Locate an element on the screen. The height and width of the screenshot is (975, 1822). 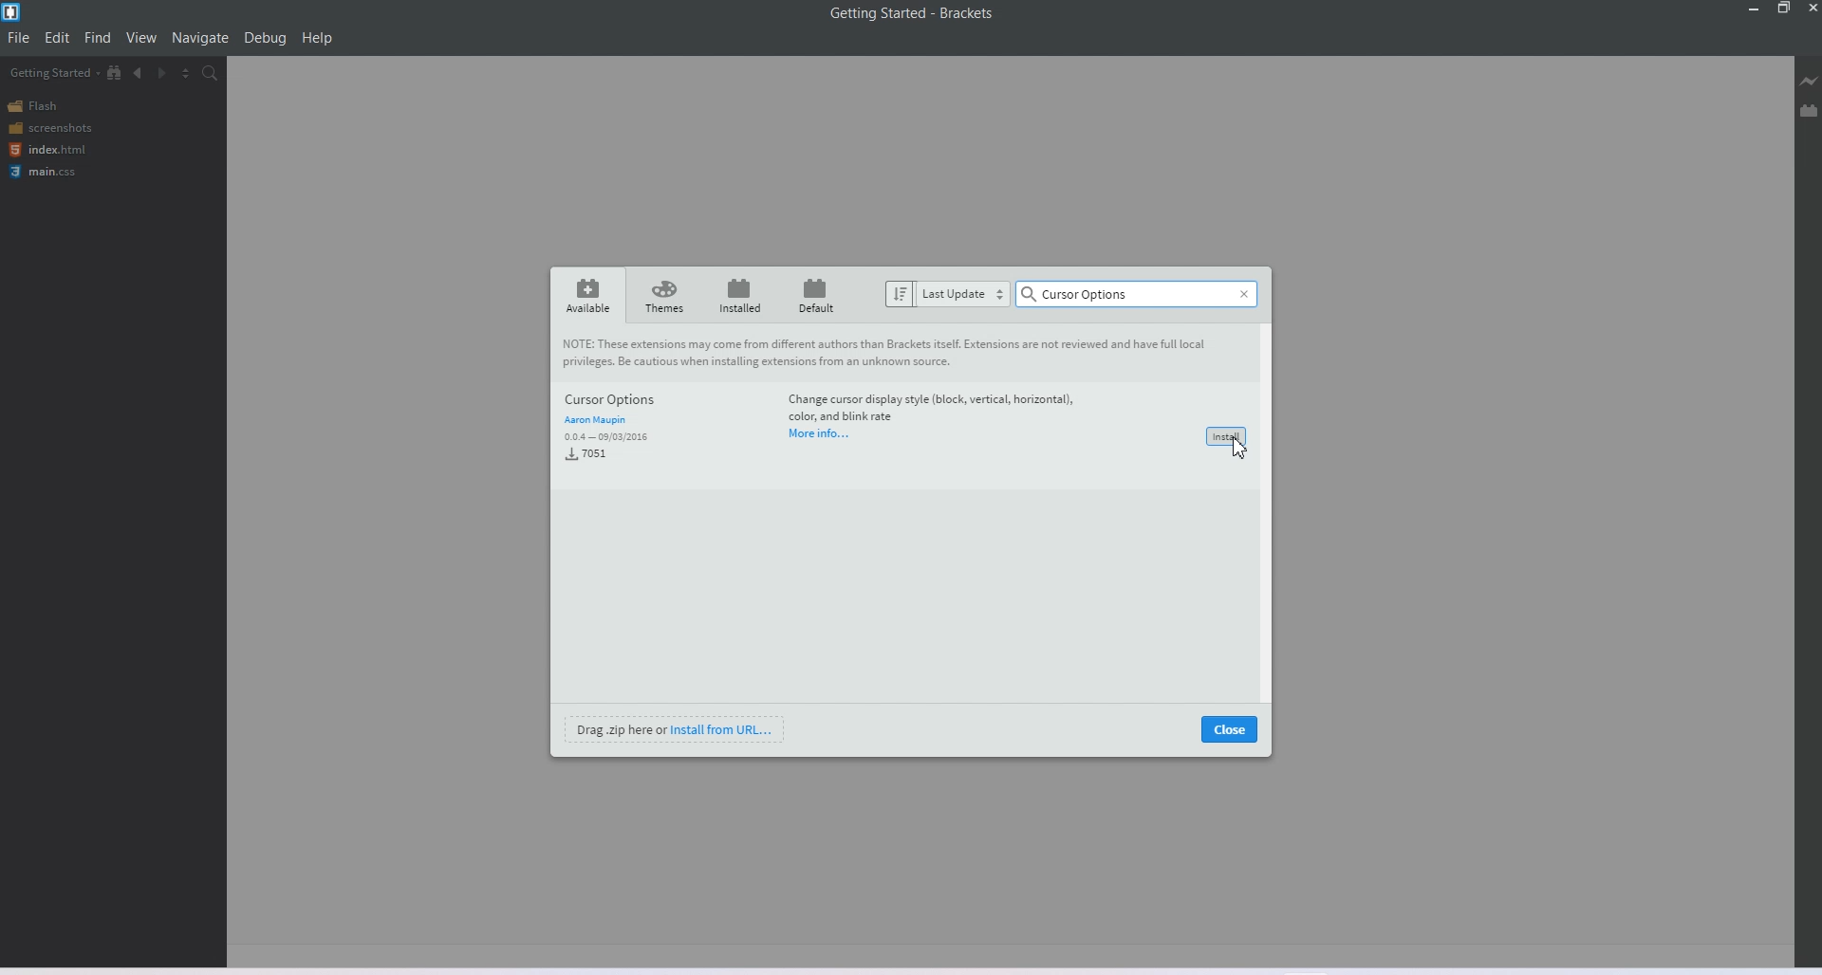
drag .zip here or install from URL is located at coordinates (675, 730).